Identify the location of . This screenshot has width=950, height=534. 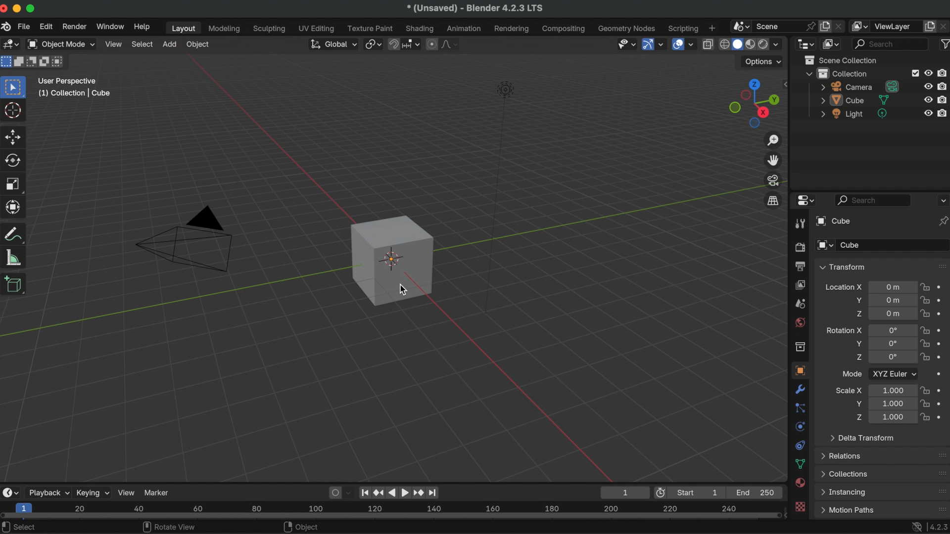
(847, 510).